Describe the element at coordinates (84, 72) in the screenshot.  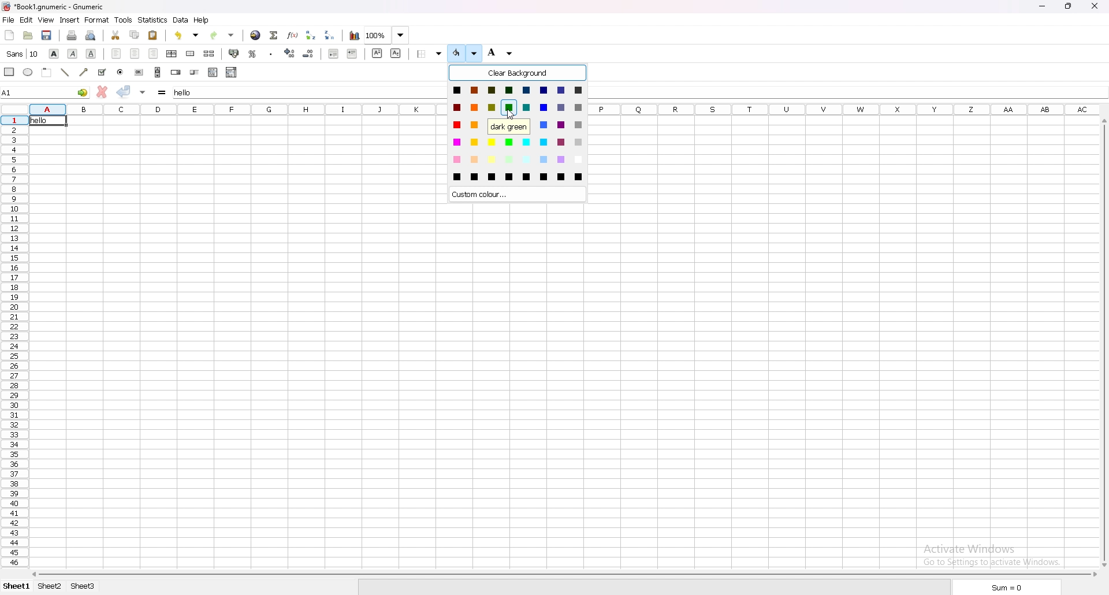
I see `arrowed line` at that location.